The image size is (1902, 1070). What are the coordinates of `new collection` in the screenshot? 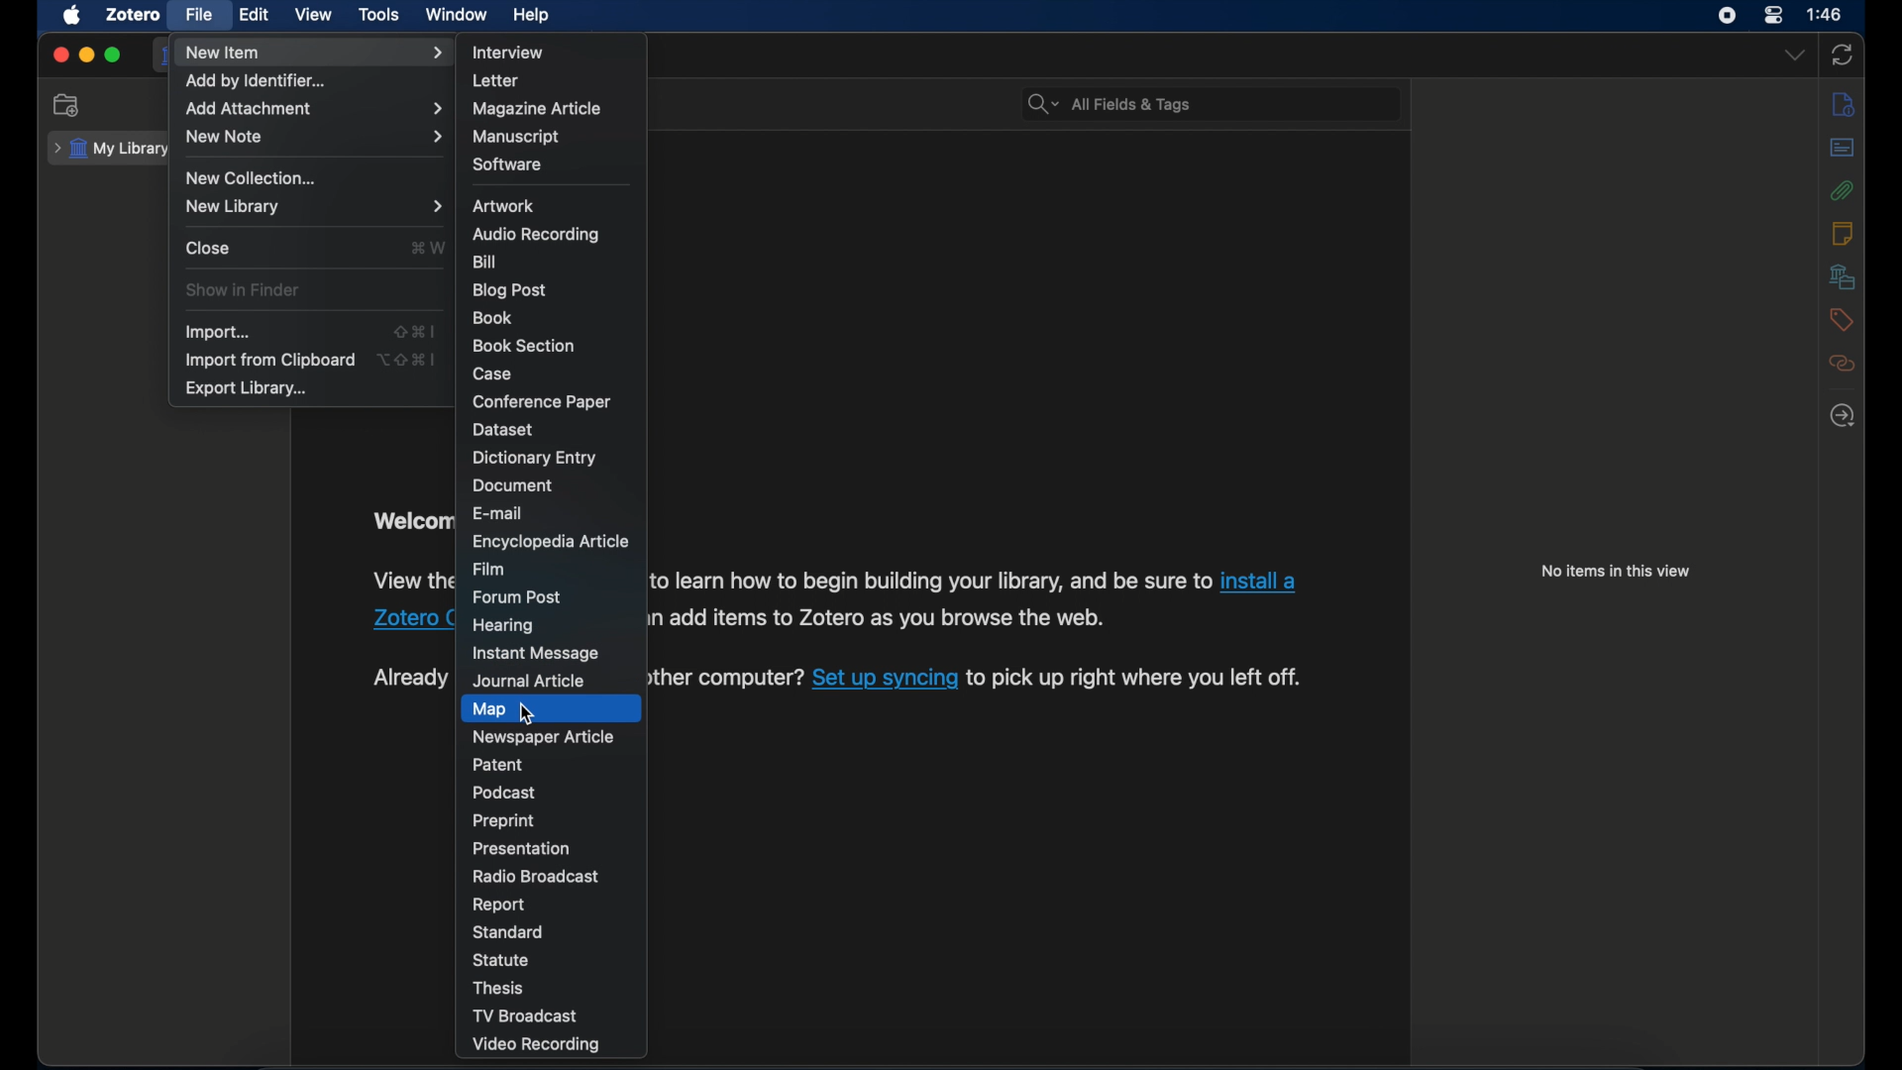 It's located at (69, 104).